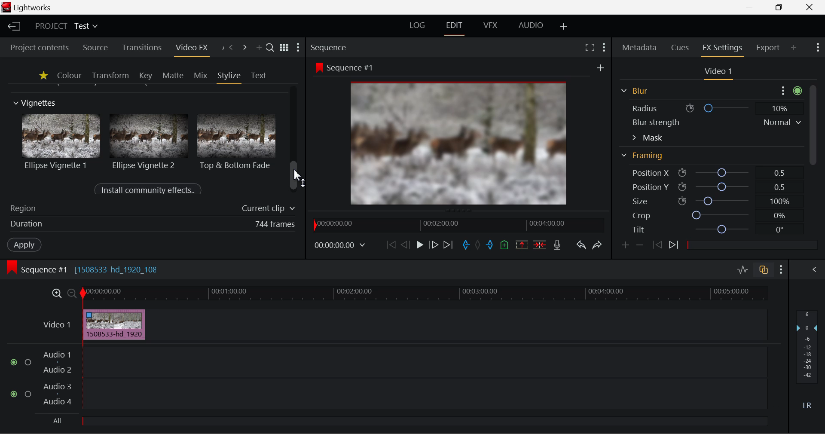 This screenshot has width=825, height=434. What do you see at coordinates (298, 175) in the screenshot?
I see `cursor` at bounding box center [298, 175].